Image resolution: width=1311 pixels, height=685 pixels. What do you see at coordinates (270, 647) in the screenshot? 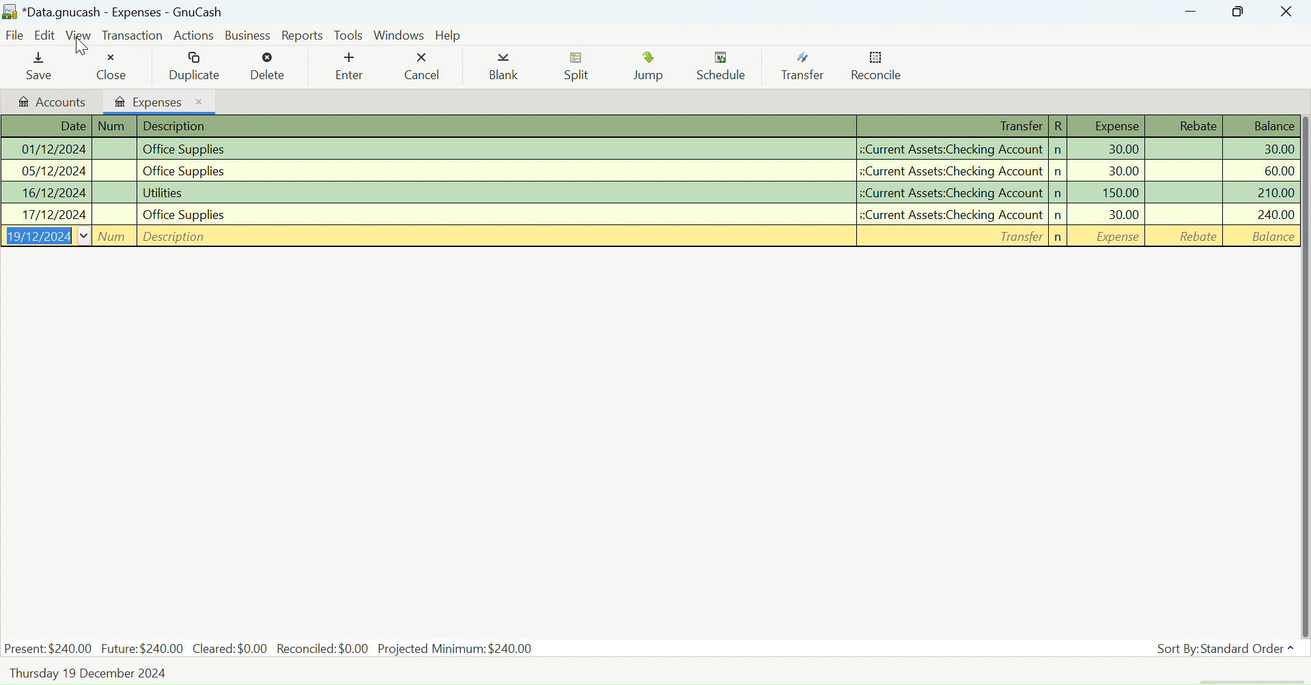
I see `Present: $240.00 Future:$240.00 Cleared: $0.00 Reconciled: $0.00 Projected Minimum: $240.00` at bounding box center [270, 647].